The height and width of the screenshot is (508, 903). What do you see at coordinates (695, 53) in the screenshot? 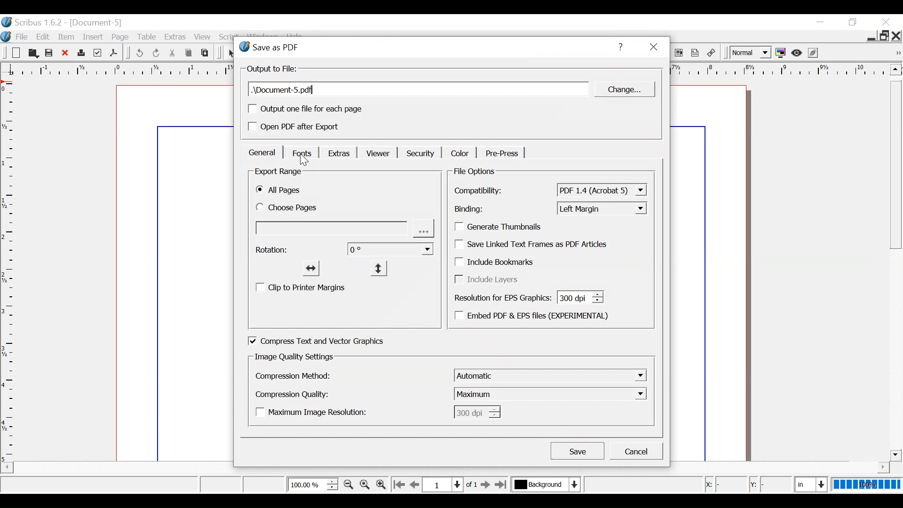
I see `Text Annotation` at bounding box center [695, 53].